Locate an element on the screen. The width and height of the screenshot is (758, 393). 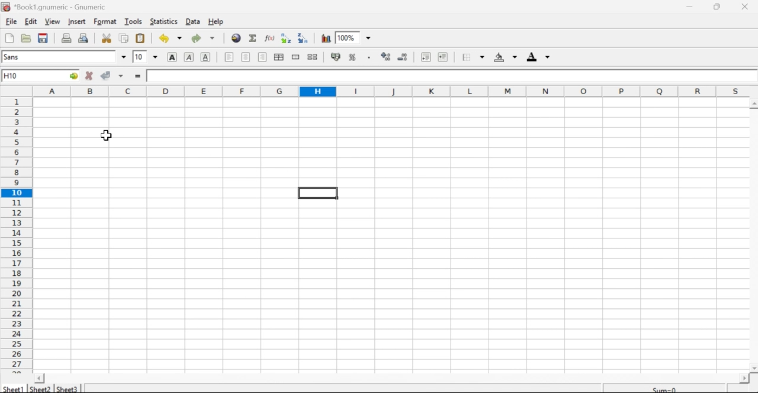
Font color is located at coordinates (539, 57).